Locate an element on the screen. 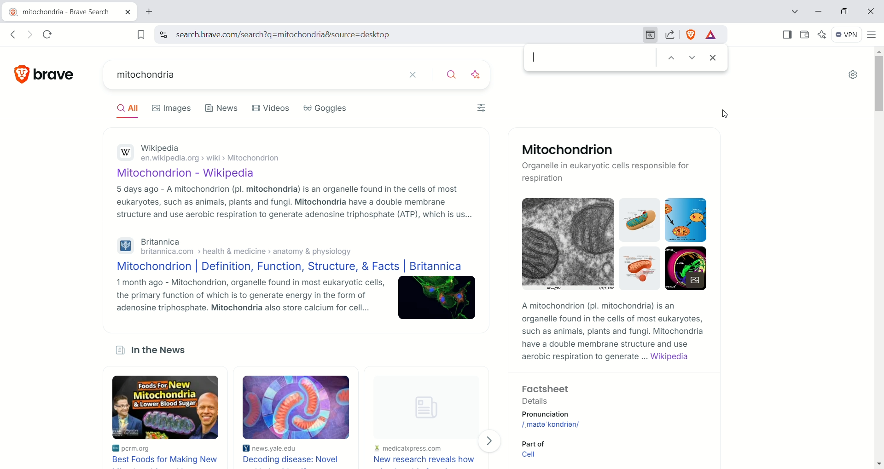  Next is located at coordinates (490, 442).